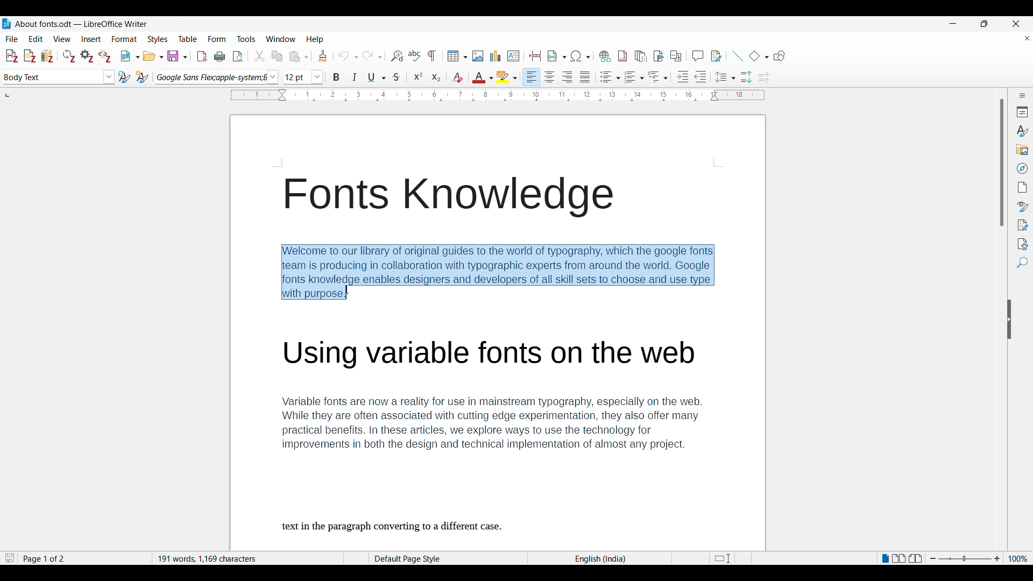  I want to click on Select outline format, so click(658, 77).